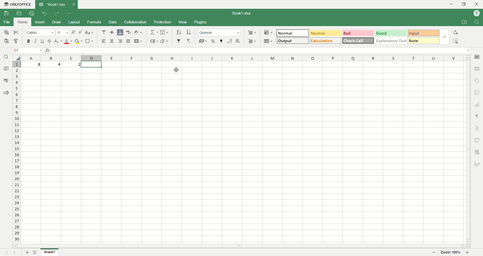 Image resolution: width=483 pixels, height=256 pixels. Describe the element at coordinates (19, 13) in the screenshot. I see `print` at that location.